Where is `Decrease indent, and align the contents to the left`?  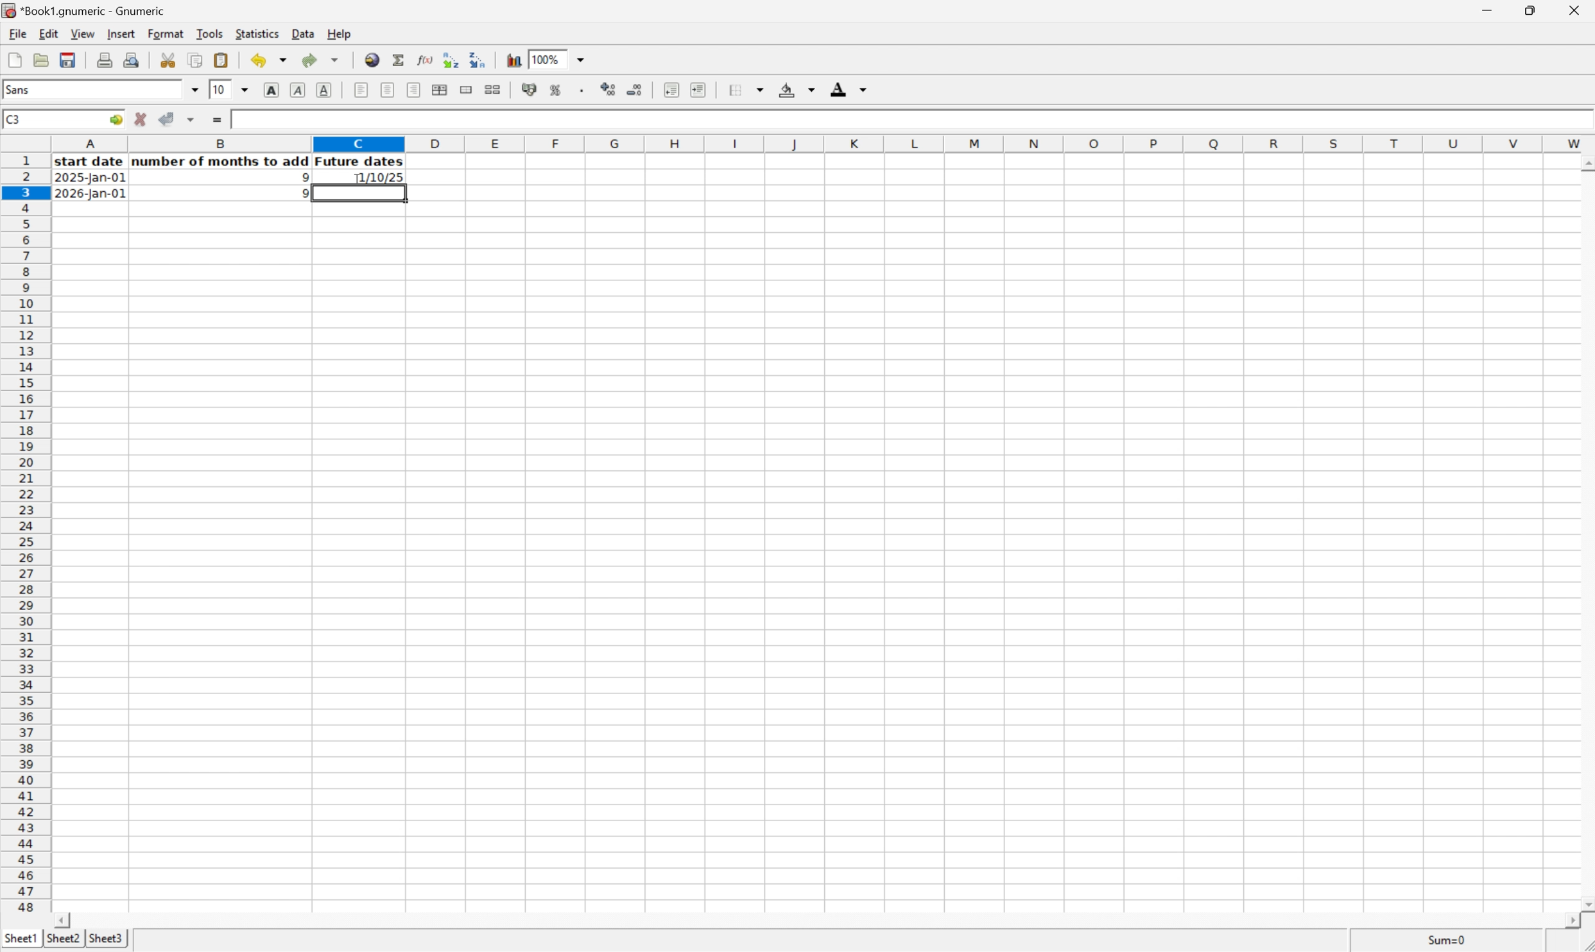 Decrease indent, and align the contents to the left is located at coordinates (669, 89).